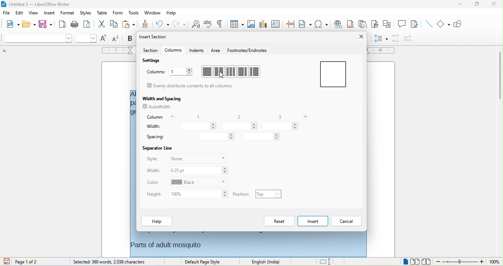 The height and width of the screenshot is (266, 503). Describe the element at coordinates (198, 182) in the screenshot. I see `set colour` at that location.